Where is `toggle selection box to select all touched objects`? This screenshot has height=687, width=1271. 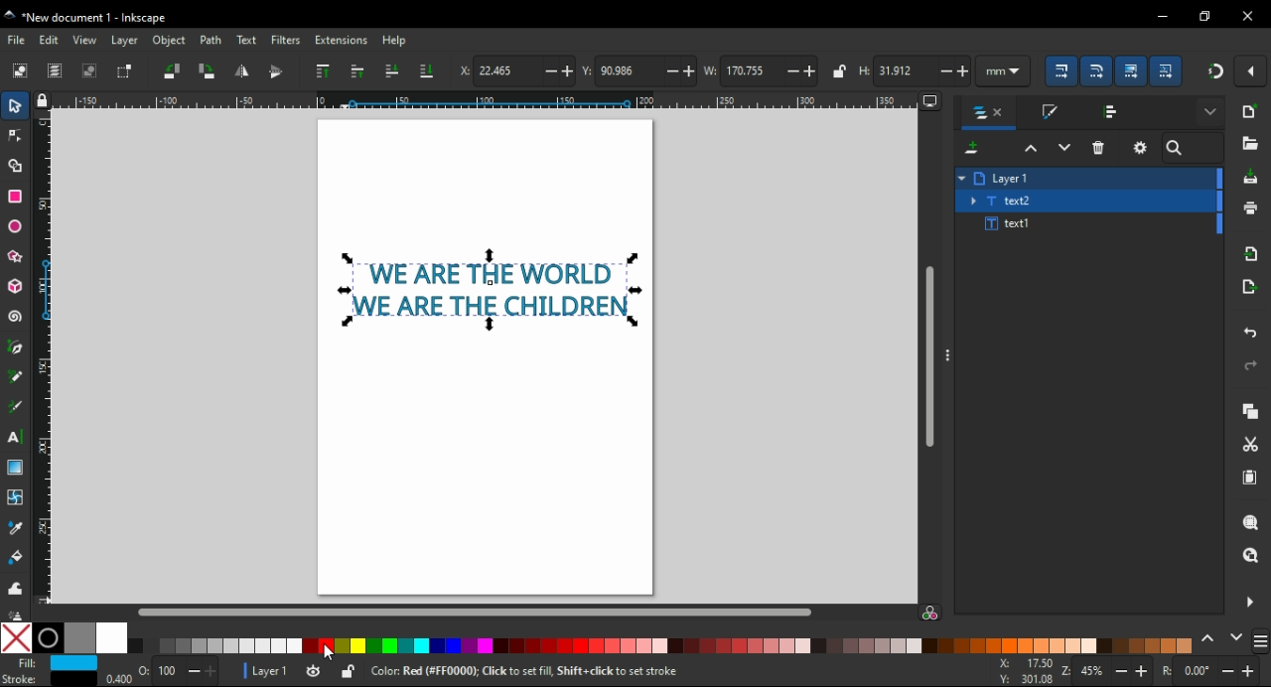
toggle selection box to select all touched objects is located at coordinates (127, 72).